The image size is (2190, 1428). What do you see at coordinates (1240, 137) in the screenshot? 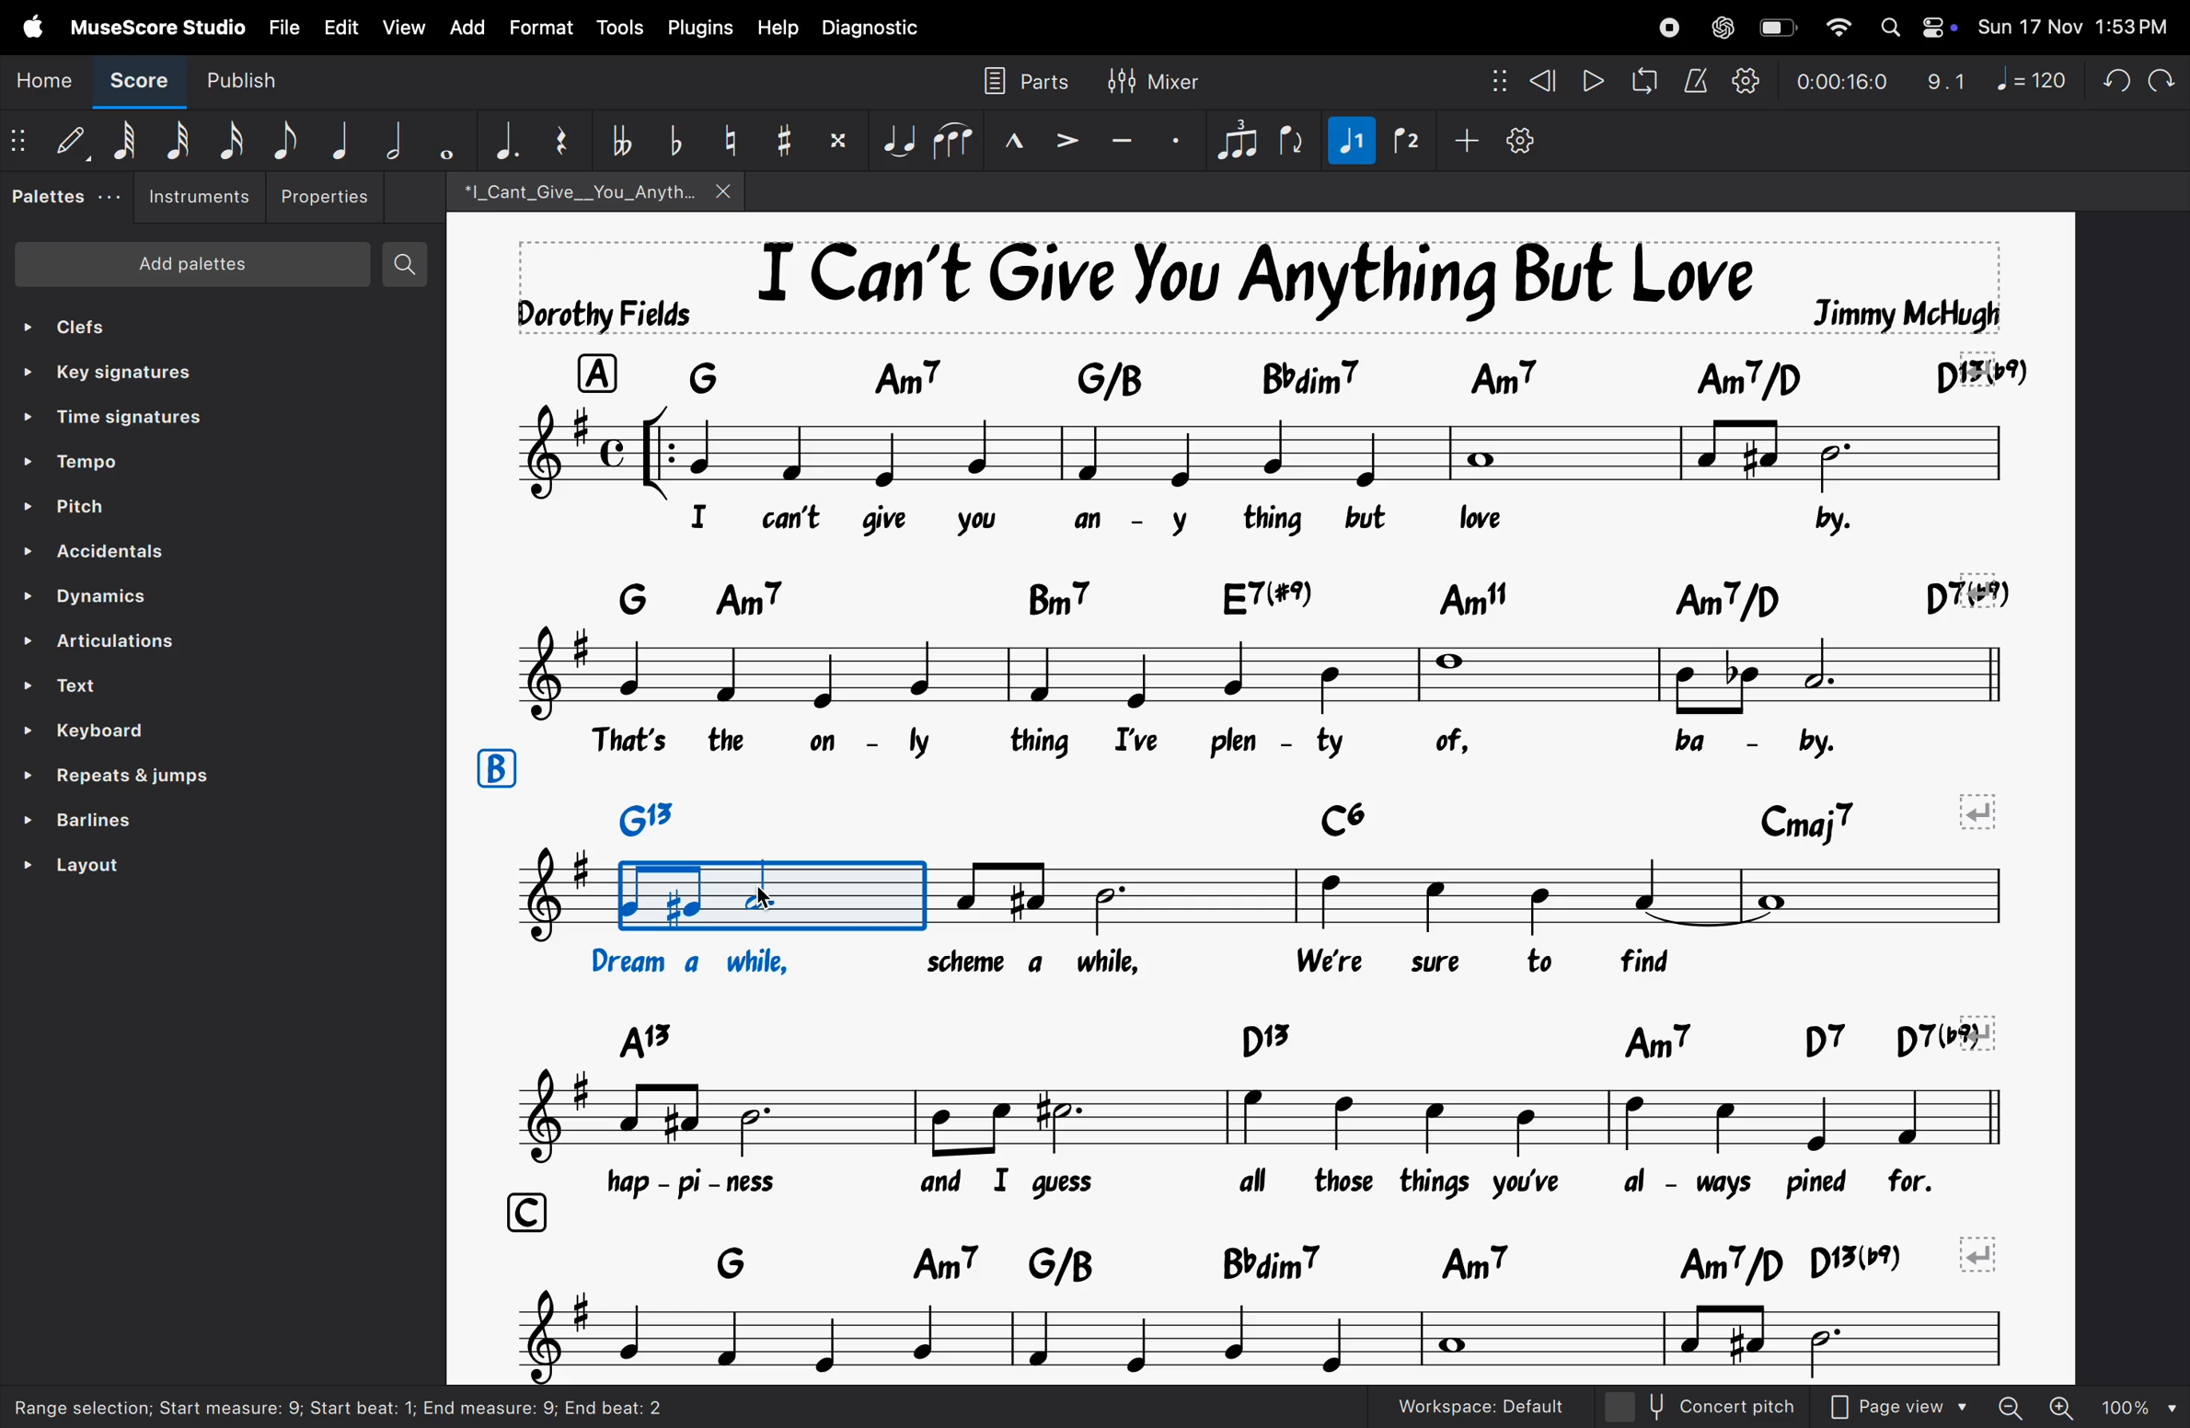
I see `tuplet` at bounding box center [1240, 137].